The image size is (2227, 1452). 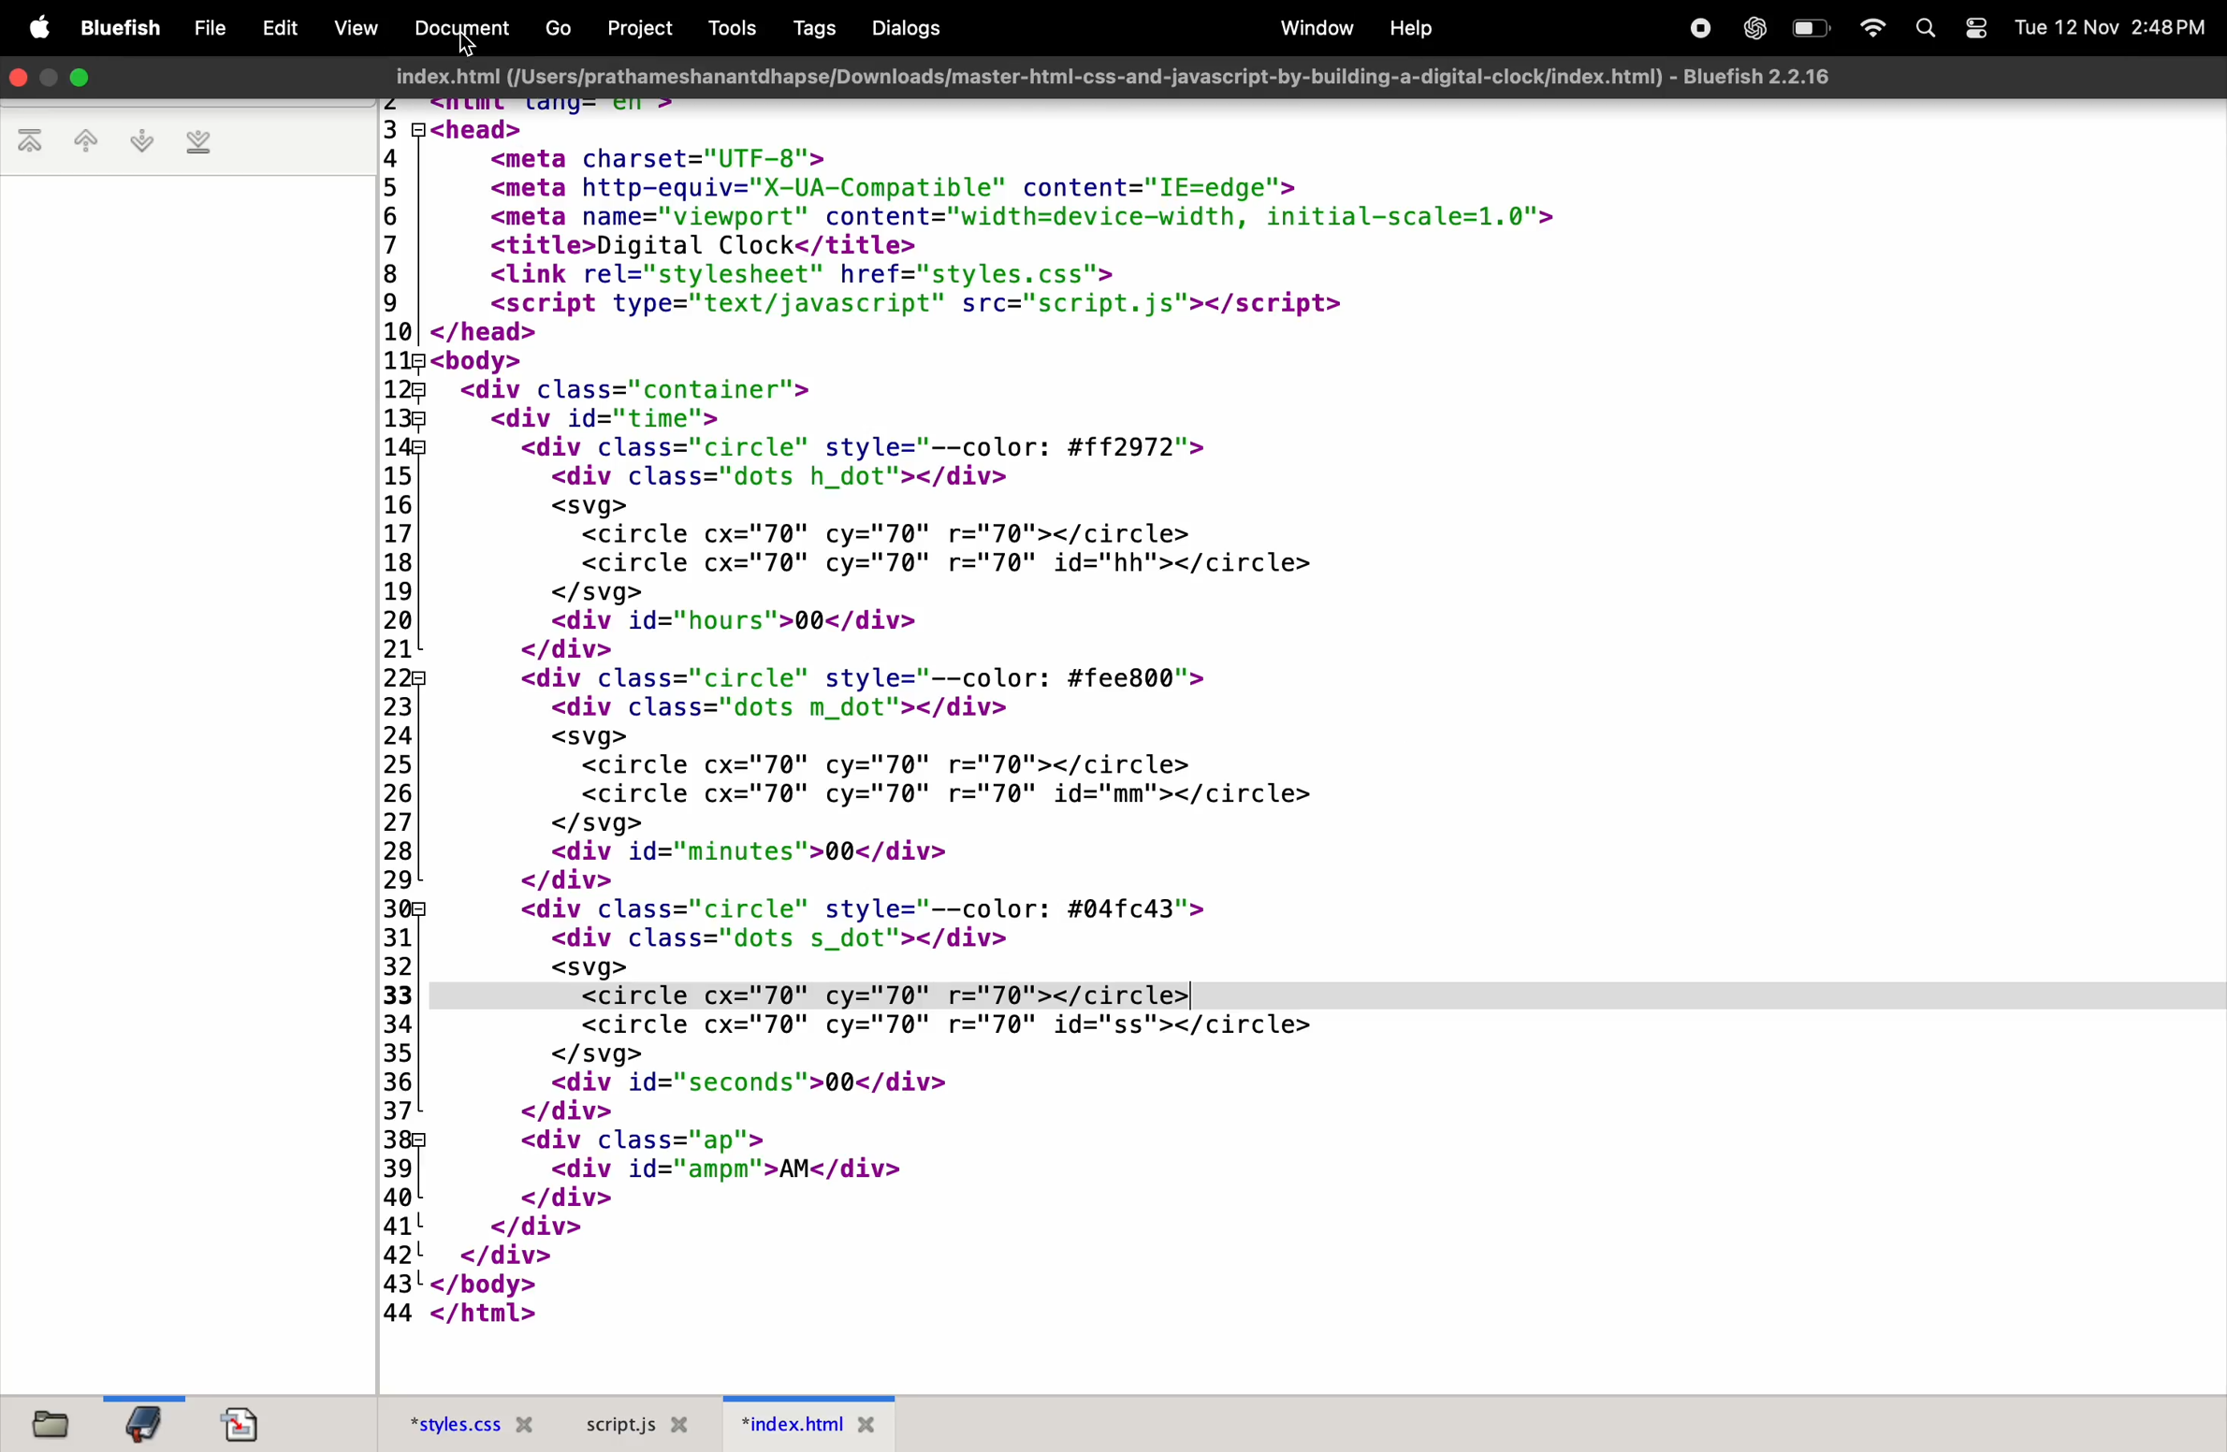 What do you see at coordinates (144, 140) in the screenshot?
I see `next bookmark` at bounding box center [144, 140].